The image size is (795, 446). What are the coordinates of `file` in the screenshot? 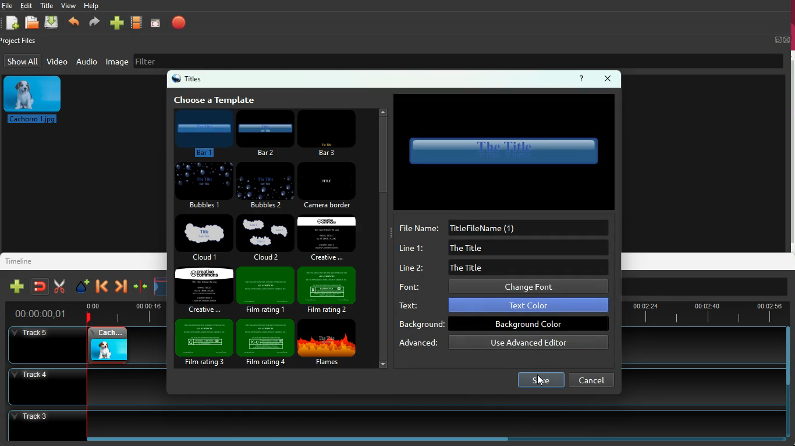 It's located at (34, 24).